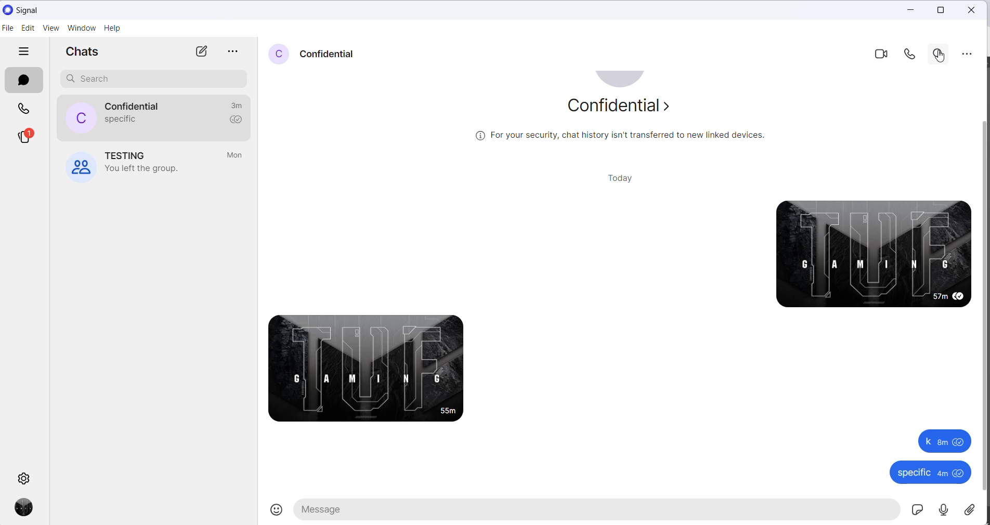  Describe the element at coordinates (8, 29) in the screenshot. I see `file` at that location.